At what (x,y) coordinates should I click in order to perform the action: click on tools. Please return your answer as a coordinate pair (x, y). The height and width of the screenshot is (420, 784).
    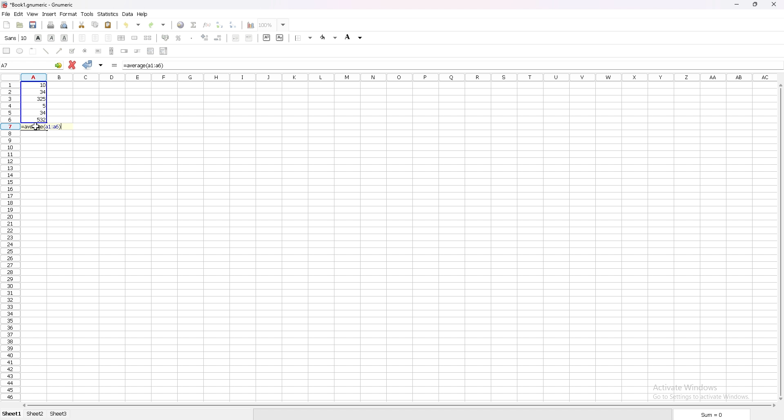
    Looking at the image, I should click on (87, 14).